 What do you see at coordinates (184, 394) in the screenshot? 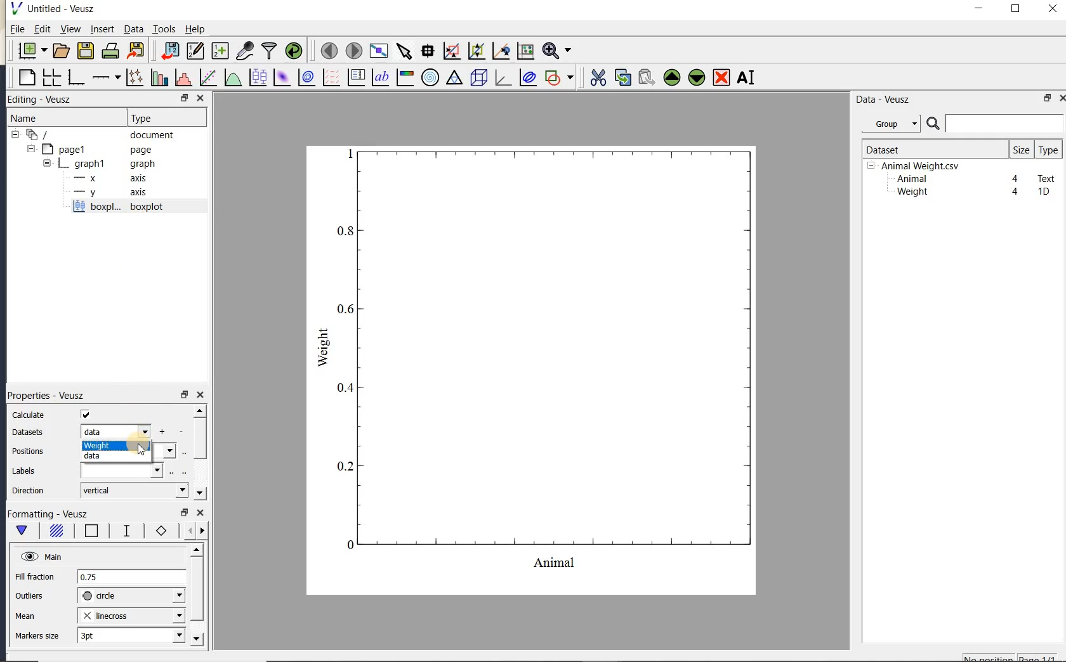
I see `restore` at bounding box center [184, 394].